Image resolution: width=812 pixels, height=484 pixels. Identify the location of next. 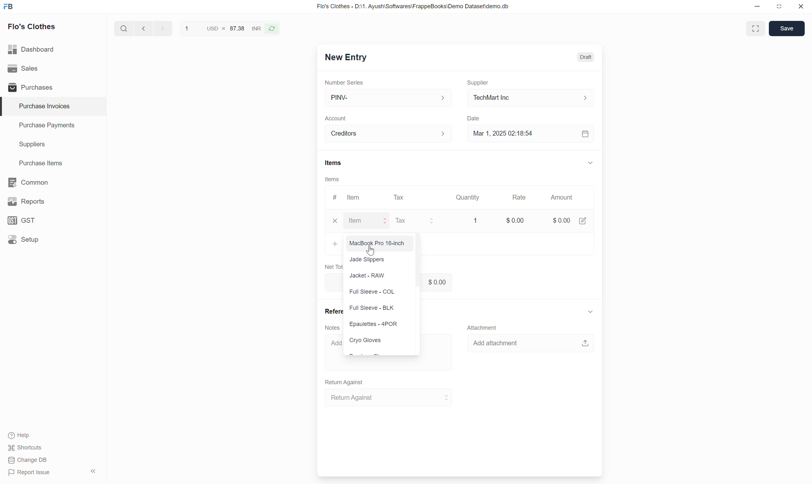
(164, 28).